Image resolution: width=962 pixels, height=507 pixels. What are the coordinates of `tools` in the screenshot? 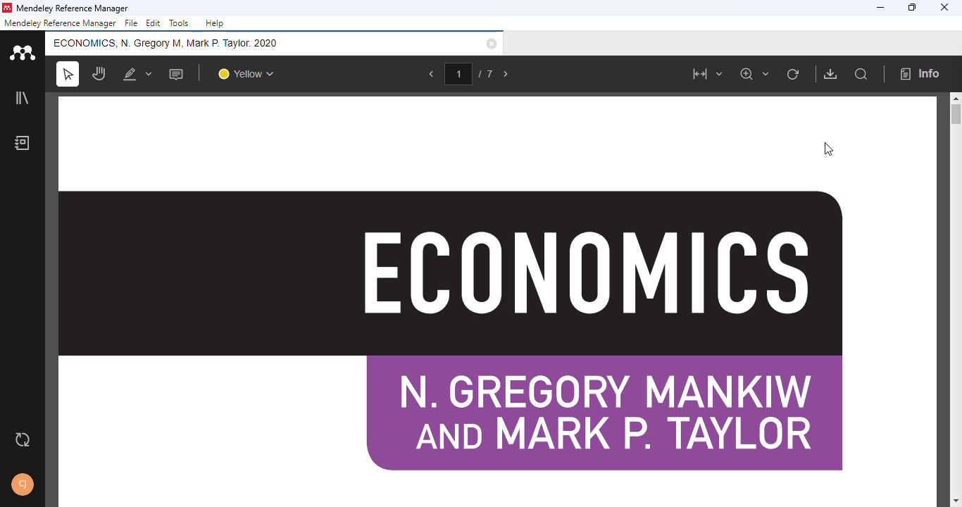 It's located at (179, 23).